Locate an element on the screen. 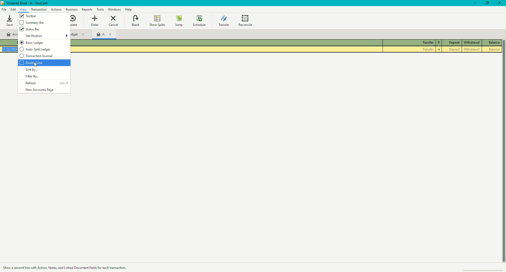  Tools is located at coordinates (87, 10).